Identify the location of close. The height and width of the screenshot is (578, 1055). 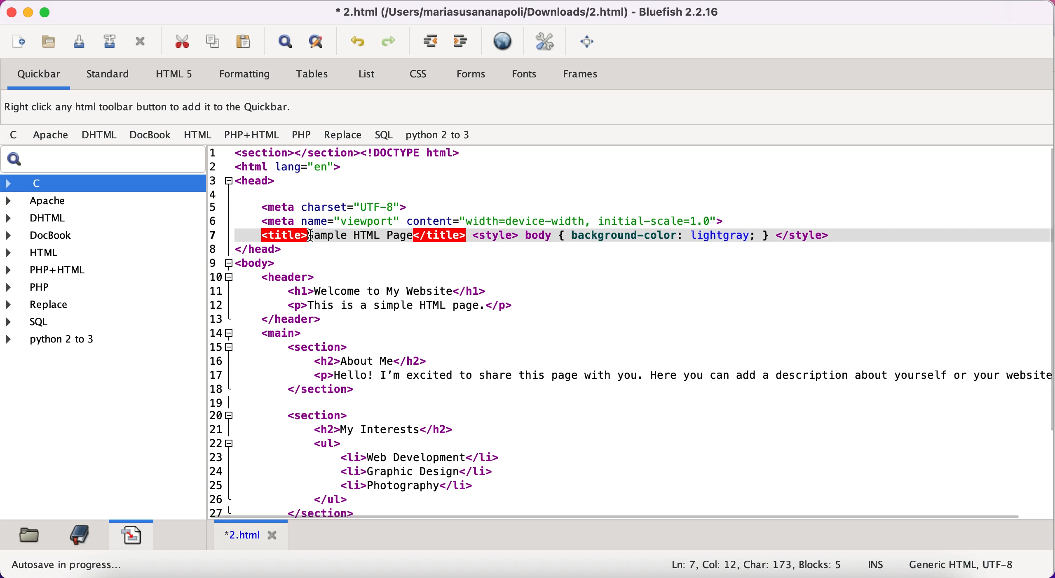
(9, 12).